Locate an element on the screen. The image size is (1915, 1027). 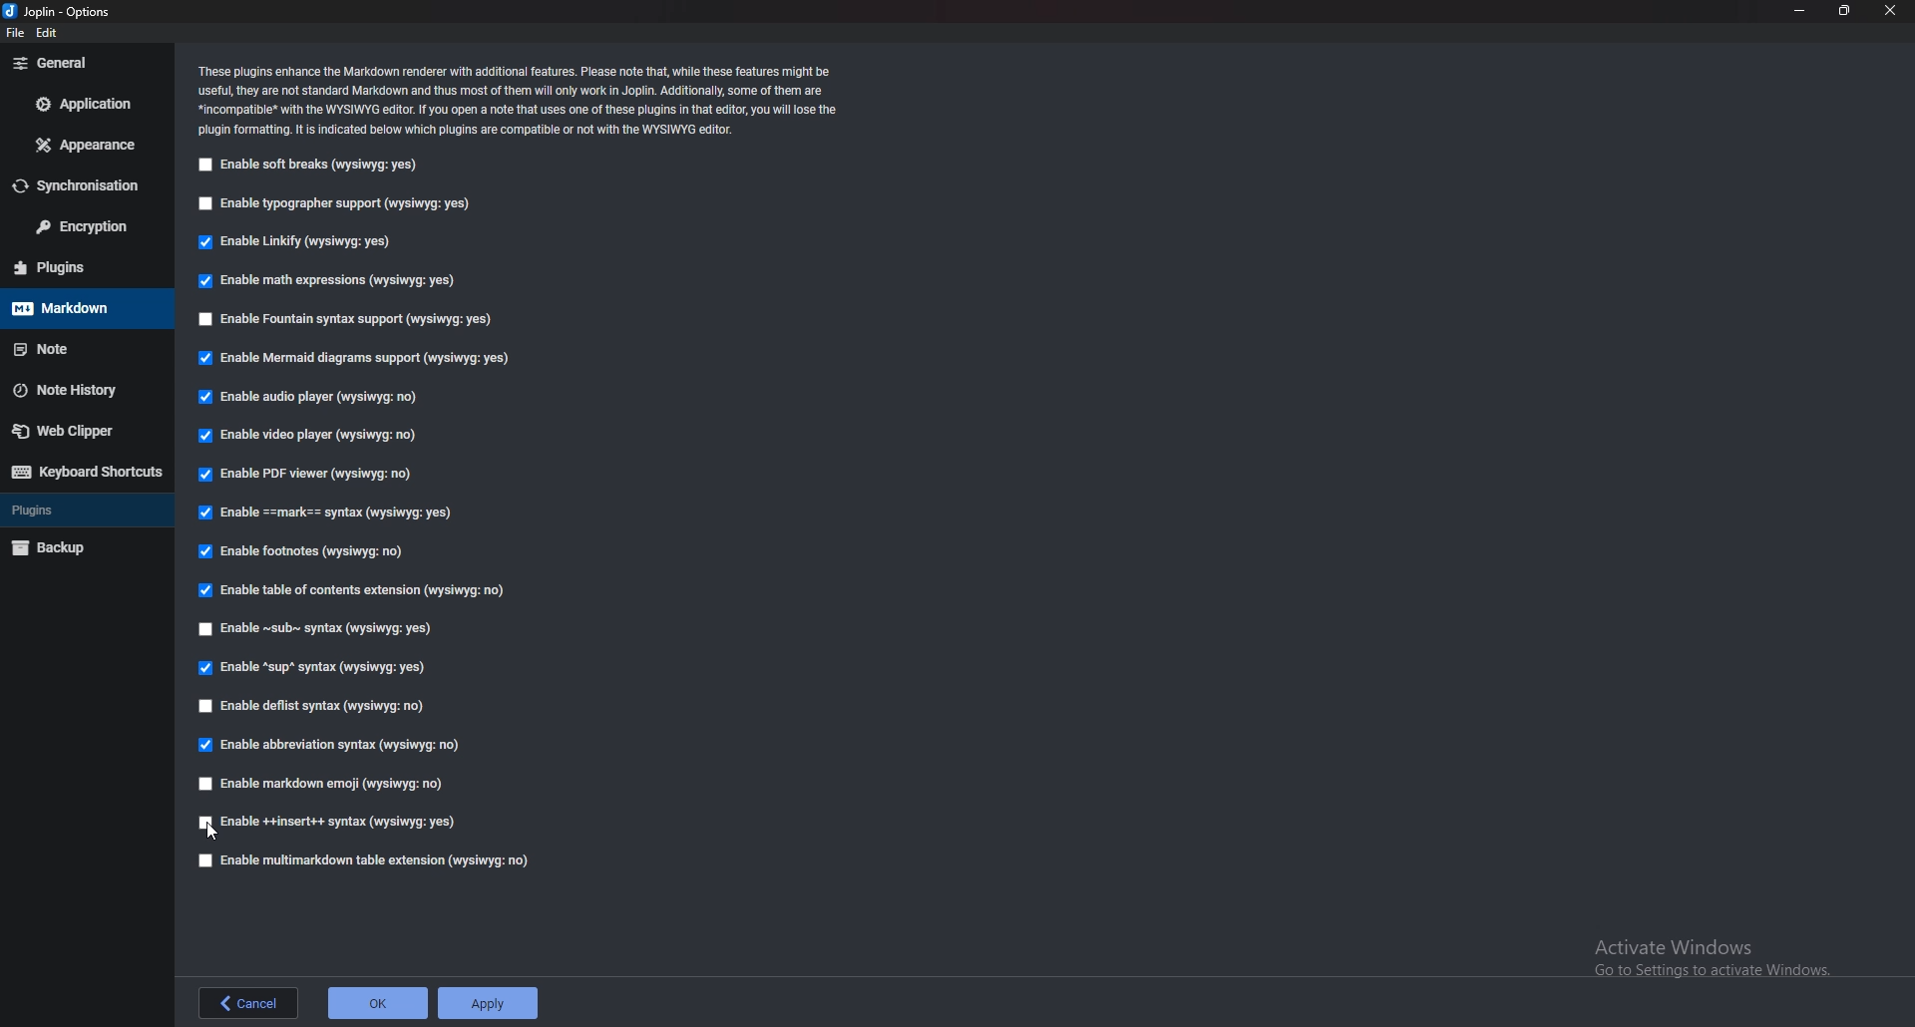
Enable footnotes (wysiwyg: no) is located at coordinates (309, 549).